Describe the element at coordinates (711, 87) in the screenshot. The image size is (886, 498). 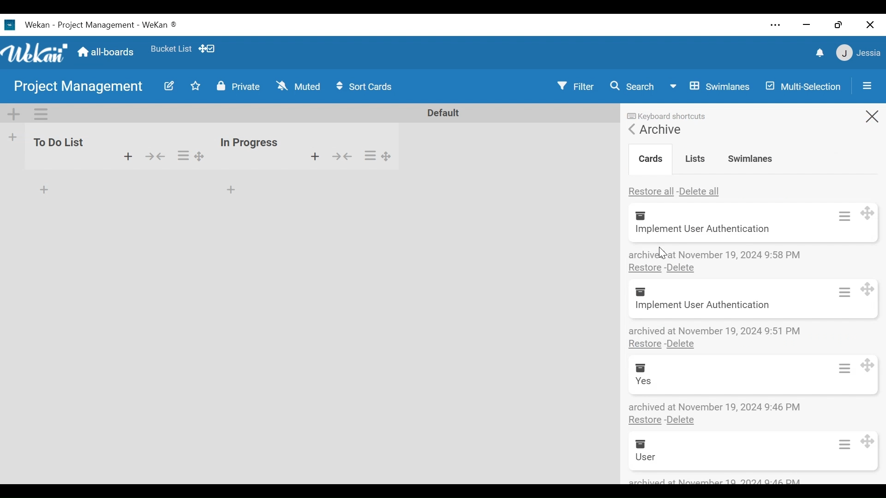
I see `Board View` at that location.